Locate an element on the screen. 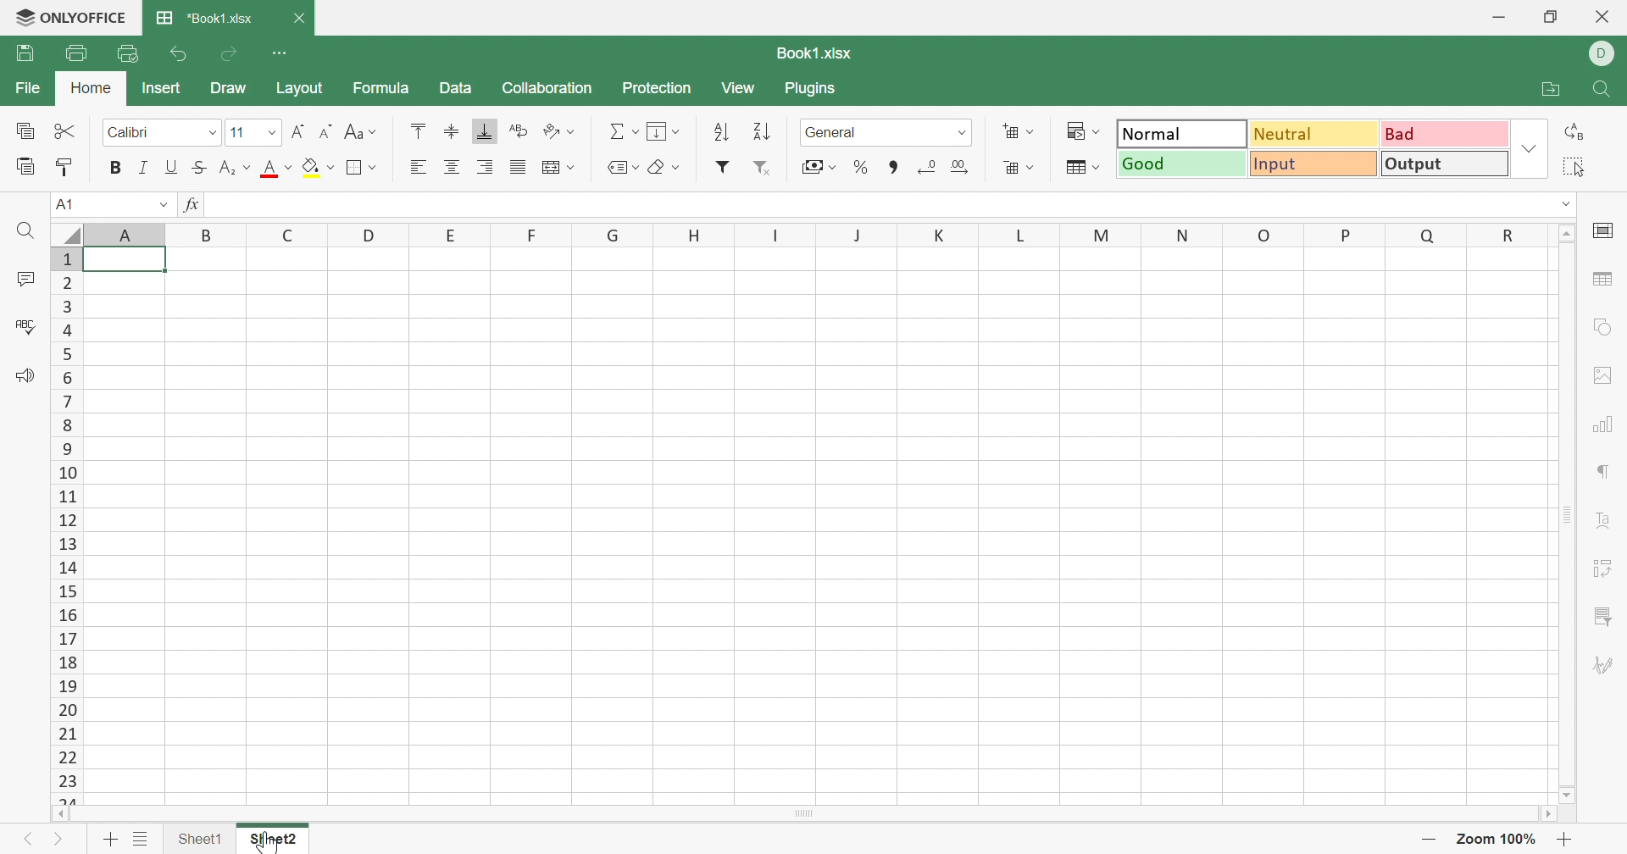  Scroll Left is located at coordinates (61, 814).